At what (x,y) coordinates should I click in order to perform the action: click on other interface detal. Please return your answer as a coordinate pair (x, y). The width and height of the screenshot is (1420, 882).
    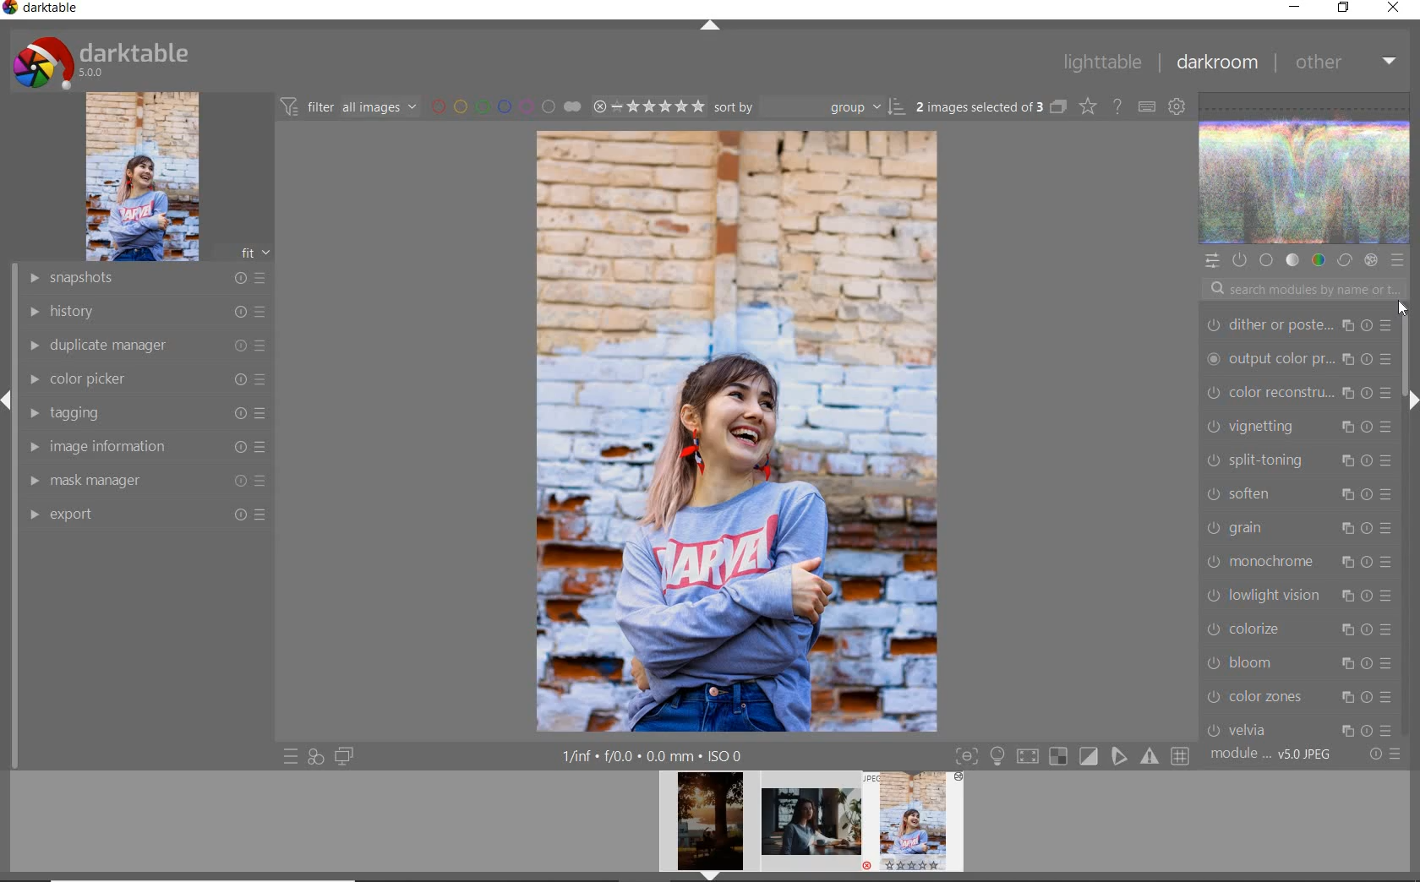
    Looking at the image, I should click on (654, 756).